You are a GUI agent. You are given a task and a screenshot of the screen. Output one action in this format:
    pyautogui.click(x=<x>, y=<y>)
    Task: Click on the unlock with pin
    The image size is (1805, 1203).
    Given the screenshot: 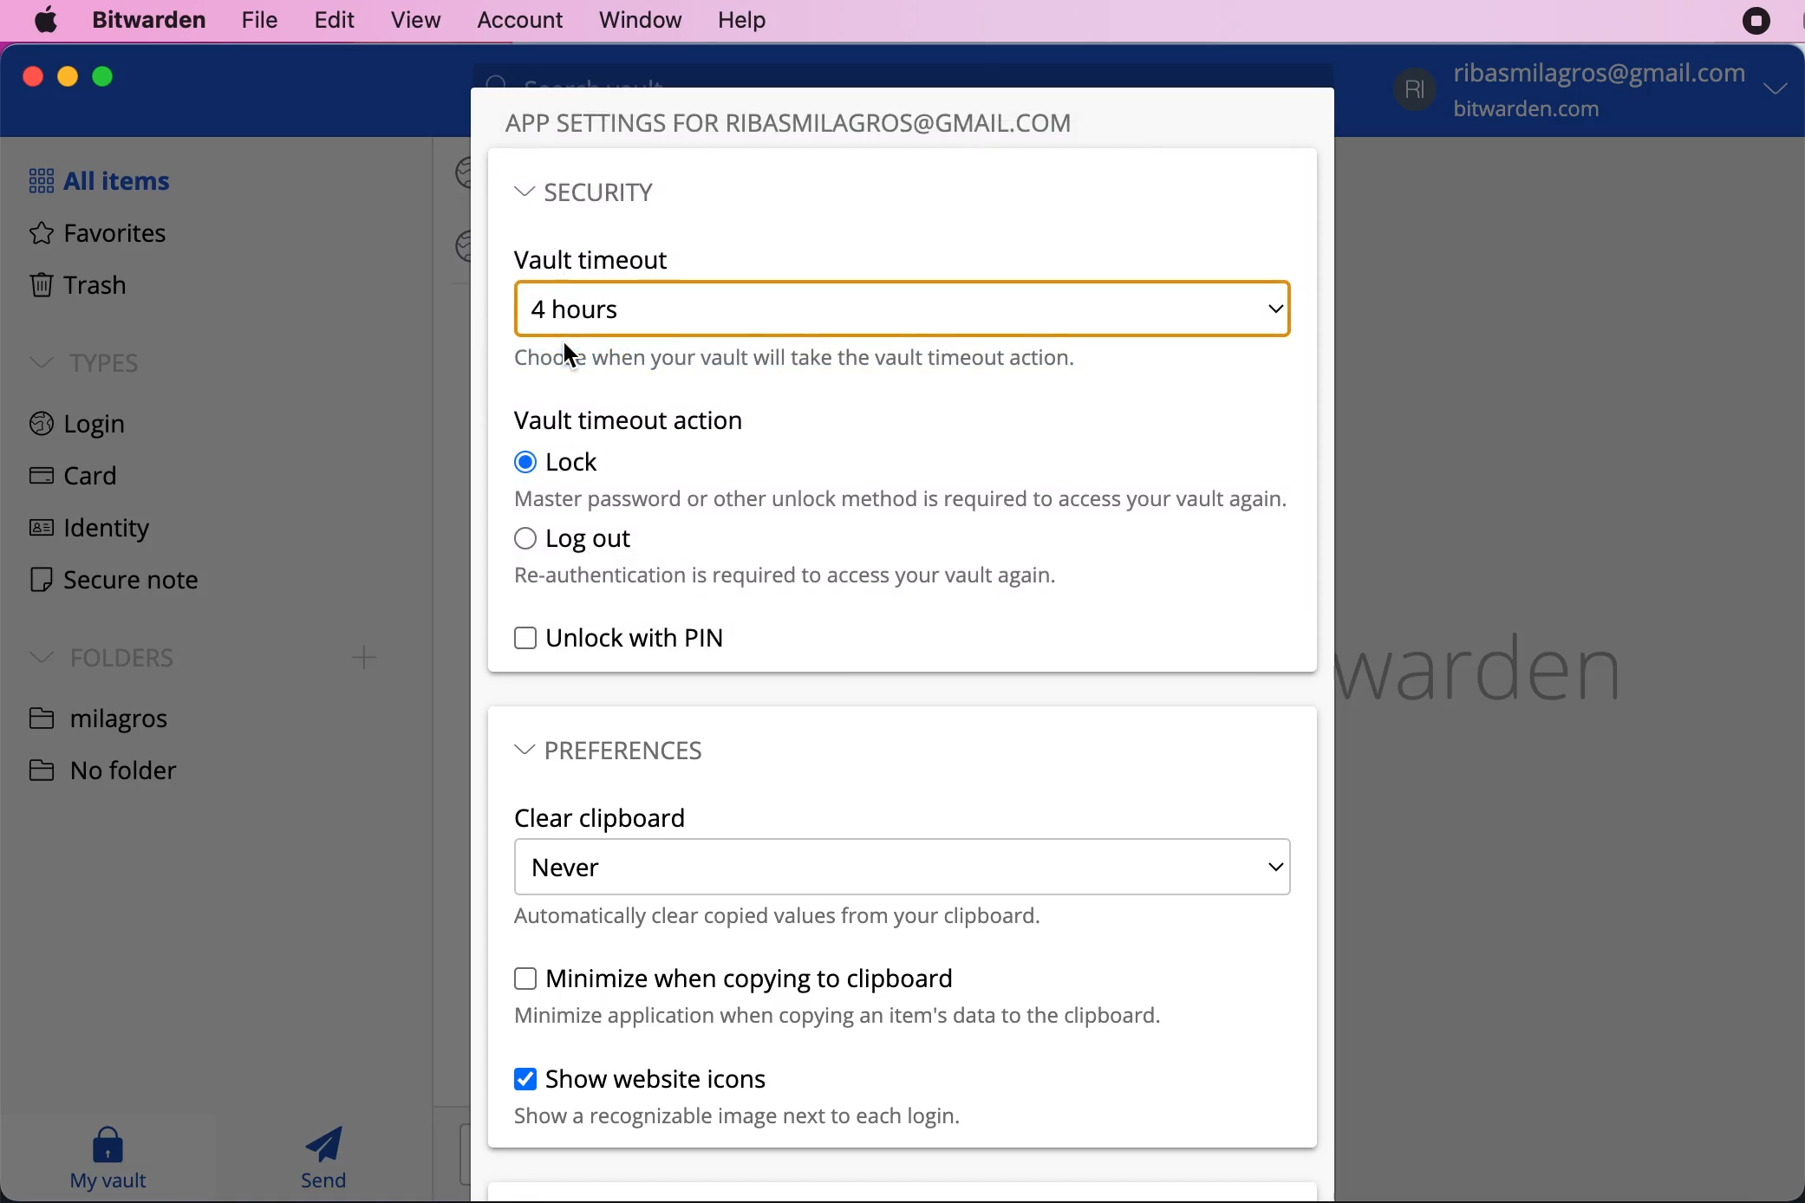 What is the action you would take?
    pyautogui.click(x=622, y=639)
    